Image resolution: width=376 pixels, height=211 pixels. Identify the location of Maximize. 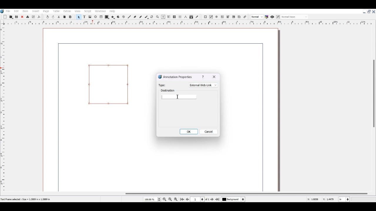
(369, 11).